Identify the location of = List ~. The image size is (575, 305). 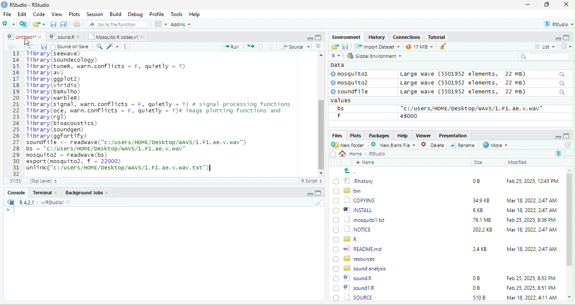
(543, 46).